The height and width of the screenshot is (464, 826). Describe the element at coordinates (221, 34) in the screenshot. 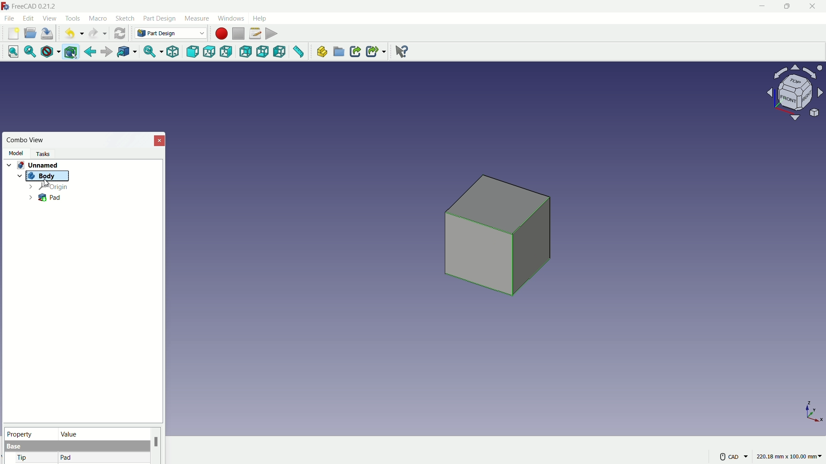

I see `start macros` at that location.